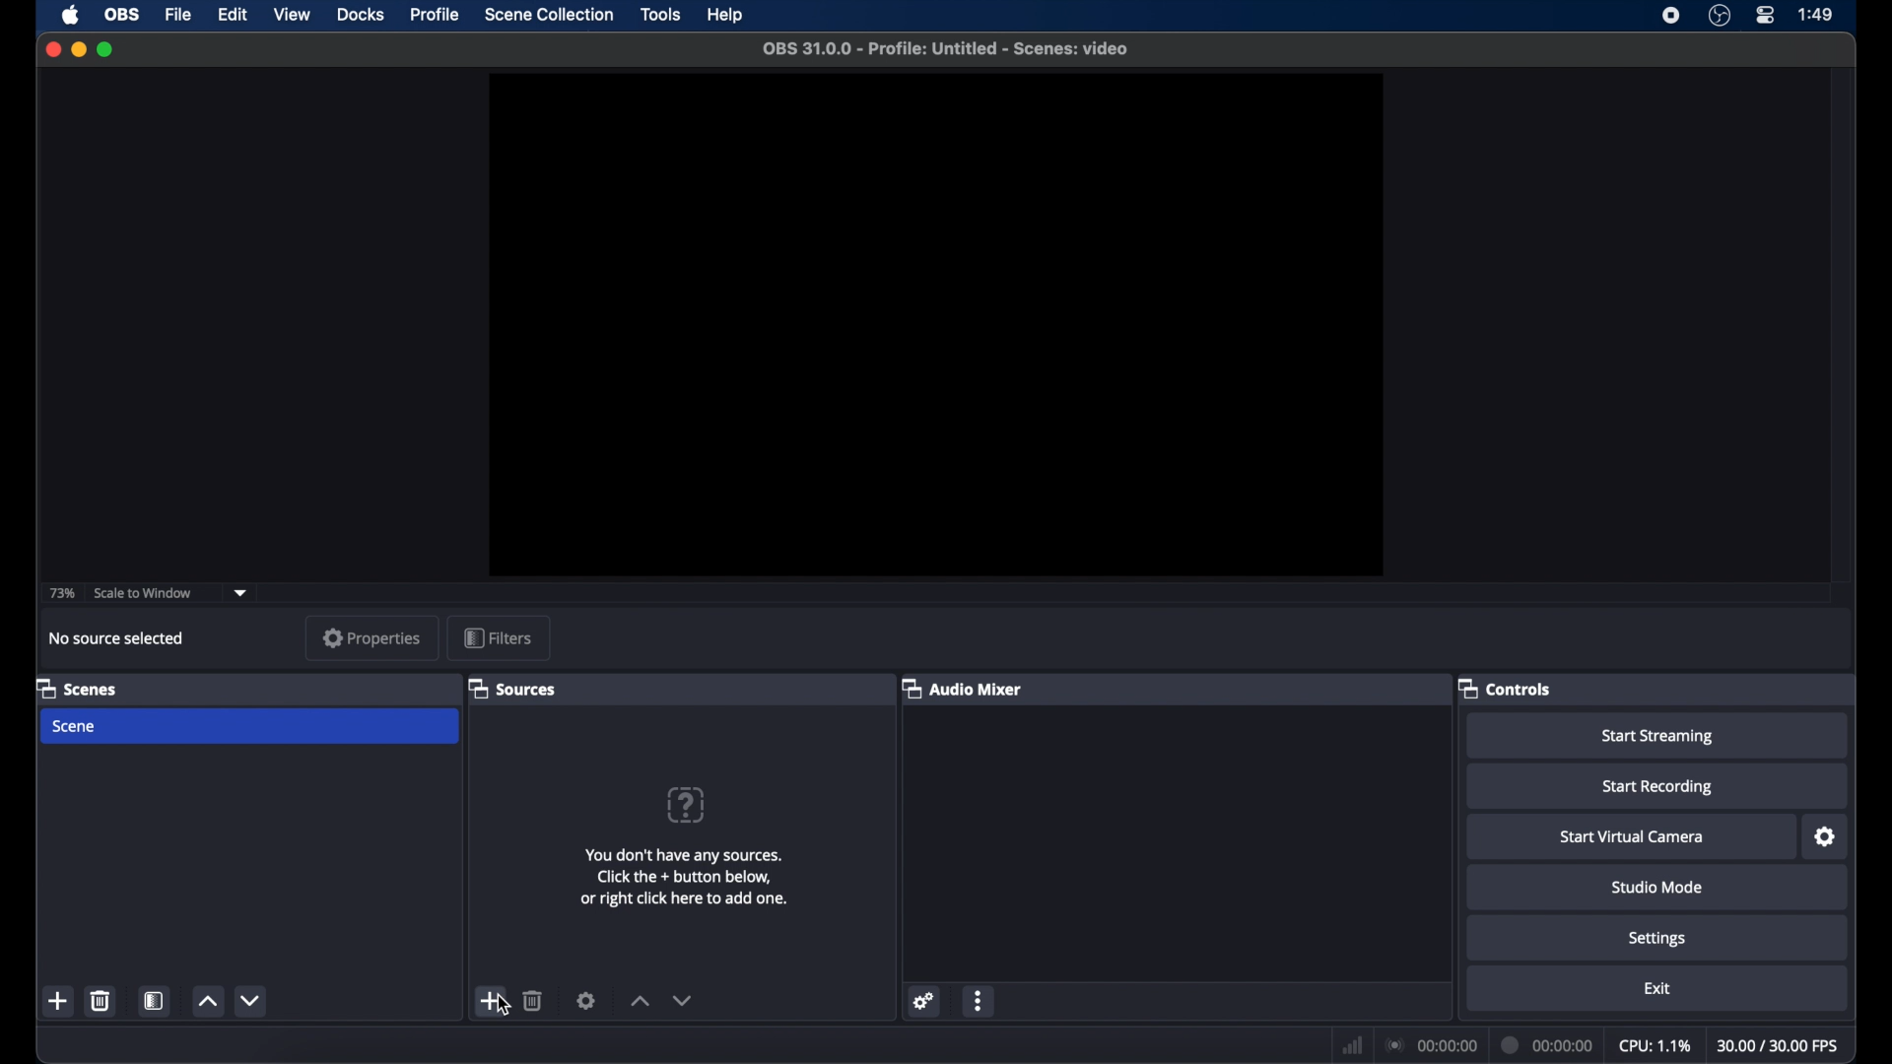 The width and height of the screenshot is (1892, 1064). Describe the element at coordinates (662, 15) in the screenshot. I see `tools` at that location.